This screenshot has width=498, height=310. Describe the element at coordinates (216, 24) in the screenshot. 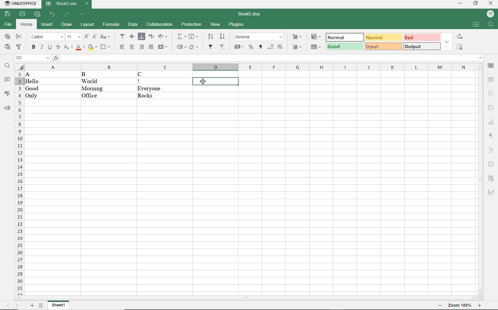

I see `VIEW` at that location.